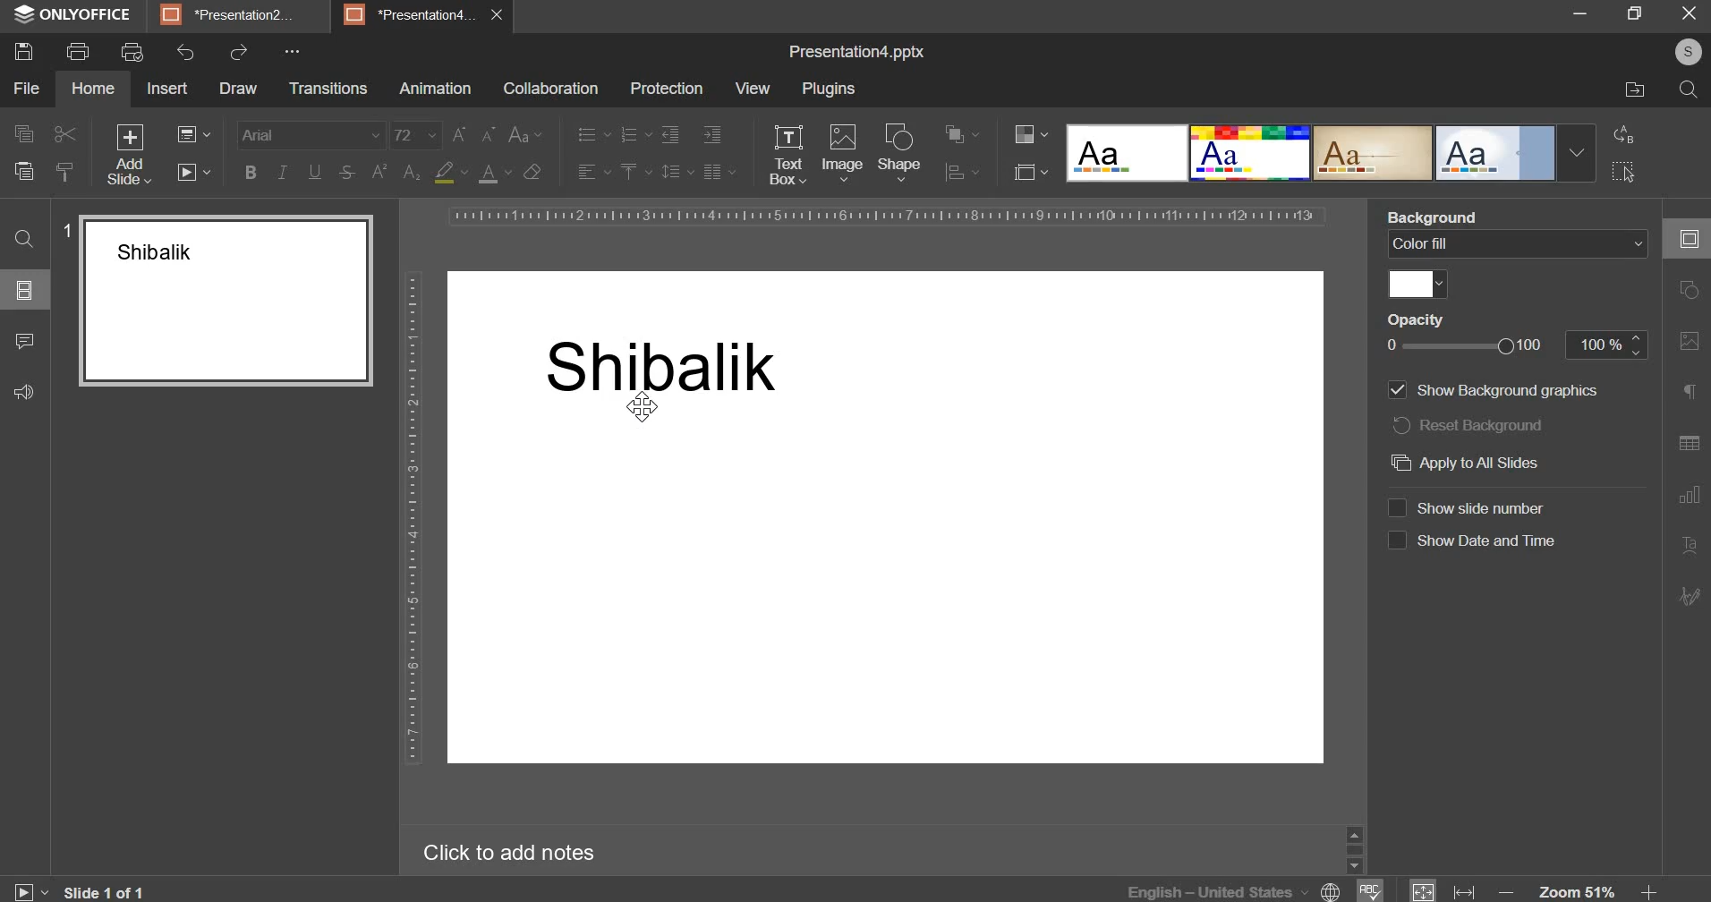 The image size is (1711, 902). What do you see at coordinates (1465, 889) in the screenshot?
I see `fit to width` at bounding box center [1465, 889].